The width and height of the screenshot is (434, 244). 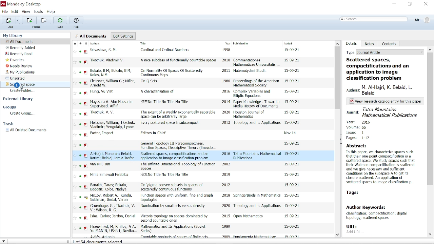 I want to click on Topology and its Applications, so click(x=257, y=124).